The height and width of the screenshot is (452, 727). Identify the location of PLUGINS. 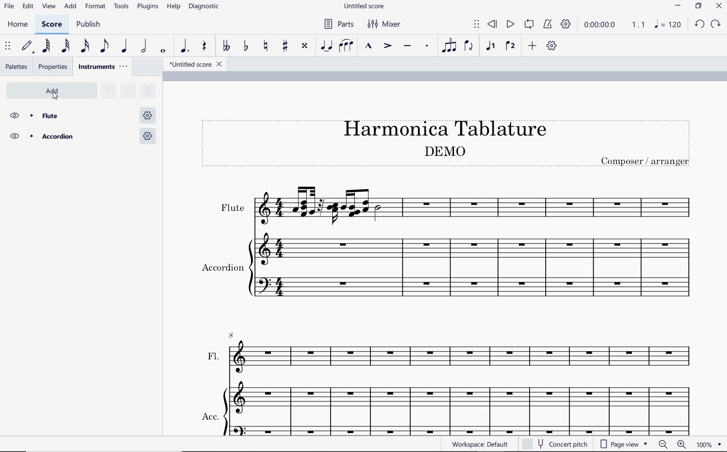
(149, 7).